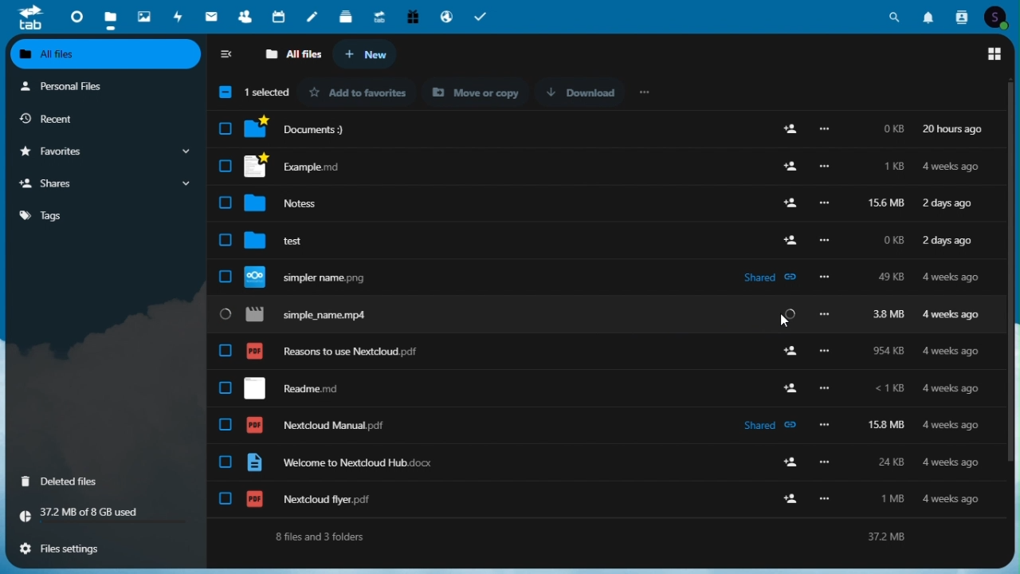 The image size is (1020, 574). What do you see at coordinates (601, 166) in the screenshot?
I see `Example` at bounding box center [601, 166].